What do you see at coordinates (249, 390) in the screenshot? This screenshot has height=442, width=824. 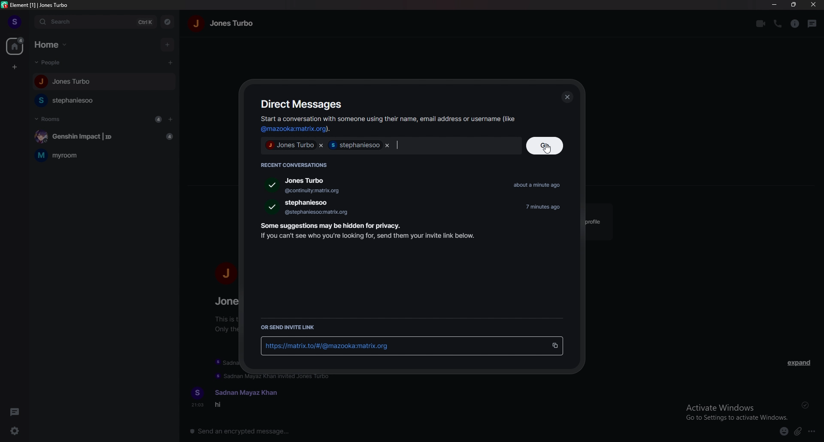 I see `Sadnan Mayaz Khan` at bounding box center [249, 390].